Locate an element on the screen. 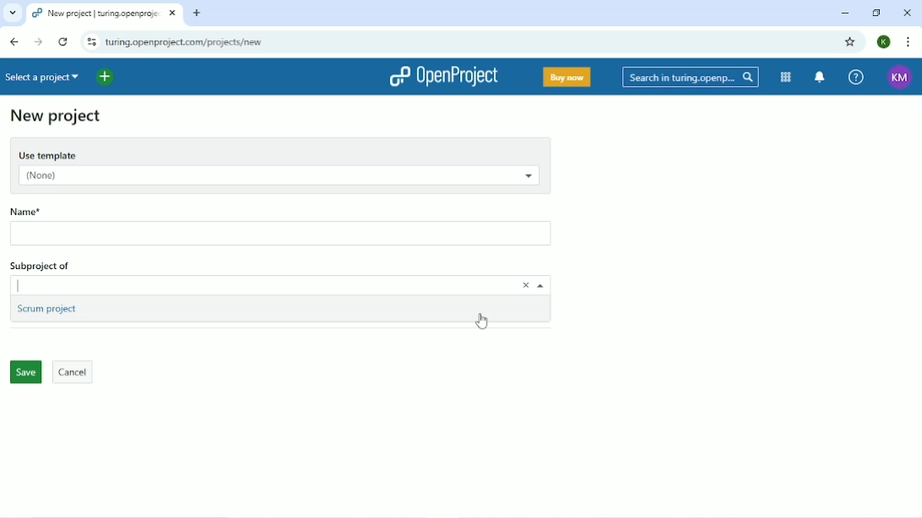 Image resolution: width=922 pixels, height=518 pixels. projects | turing.openproject.com is located at coordinates (95, 13).